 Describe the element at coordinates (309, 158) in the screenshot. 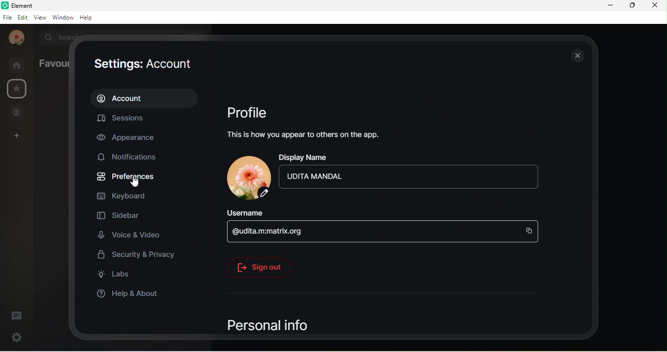

I see `display name` at that location.